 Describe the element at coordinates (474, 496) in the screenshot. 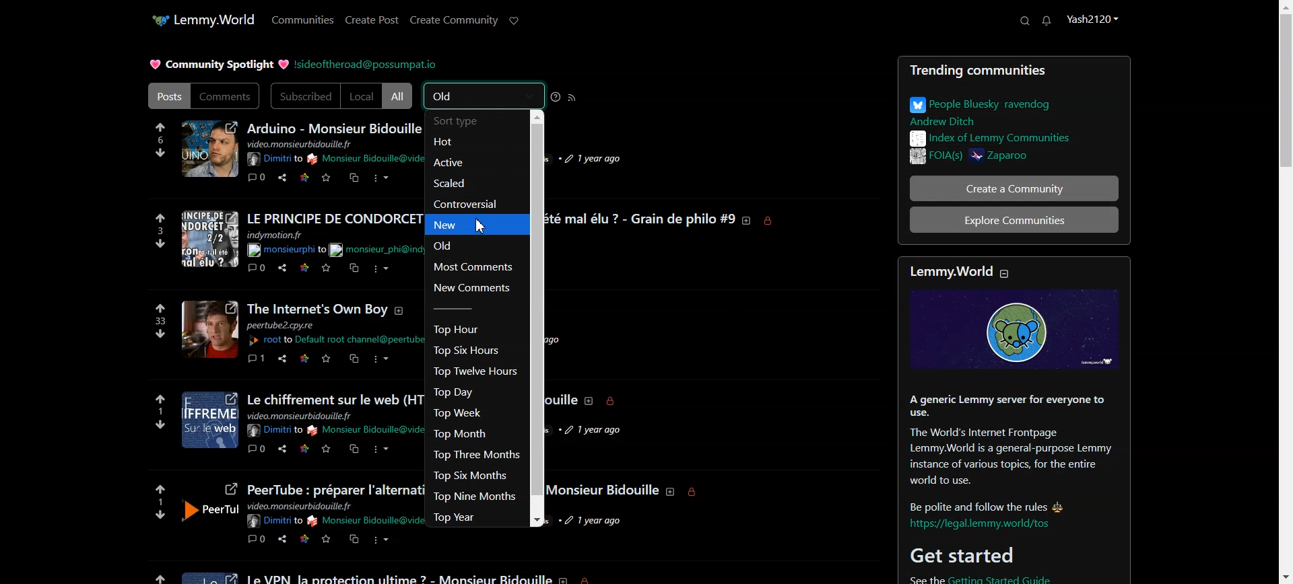

I see `Top Nine Month` at that location.